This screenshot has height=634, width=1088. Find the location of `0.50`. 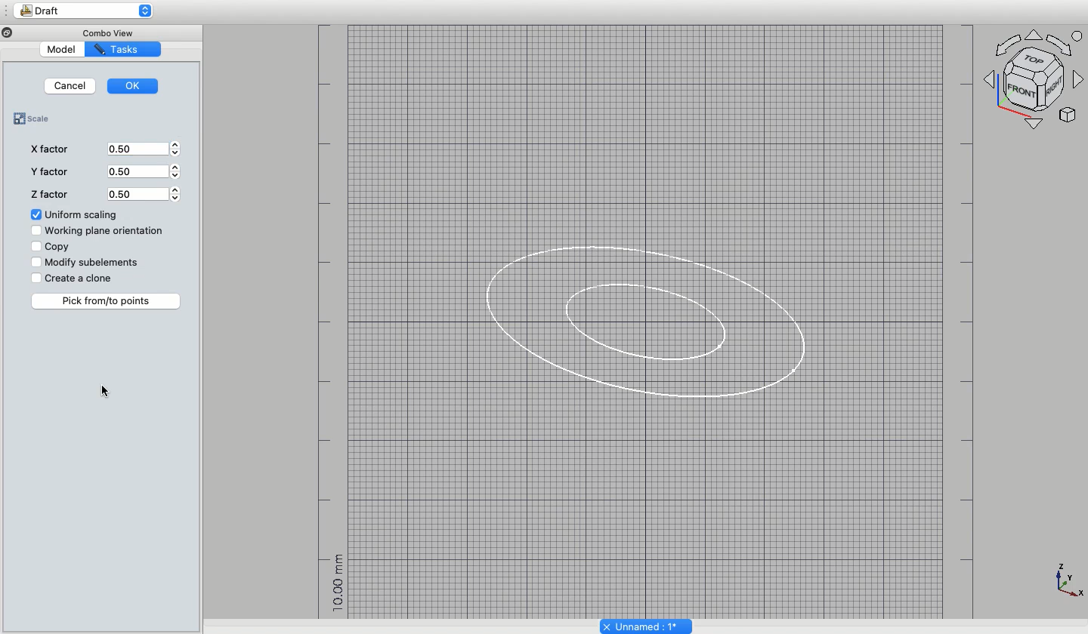

0.50 is located at coordinates (144, 151).